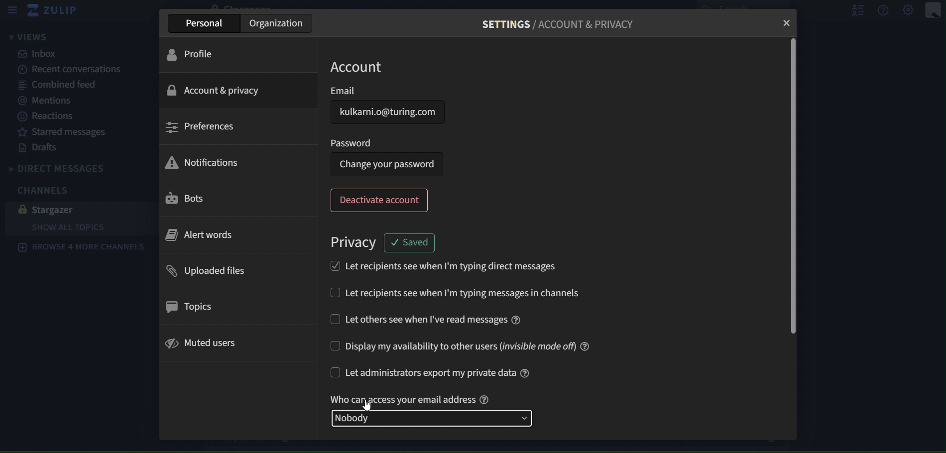 Image resolution: width=946 pixels, height=453 pixels. Describe the element at coordinates (40, 54) in the screenshot. I see `inbox` at that location.